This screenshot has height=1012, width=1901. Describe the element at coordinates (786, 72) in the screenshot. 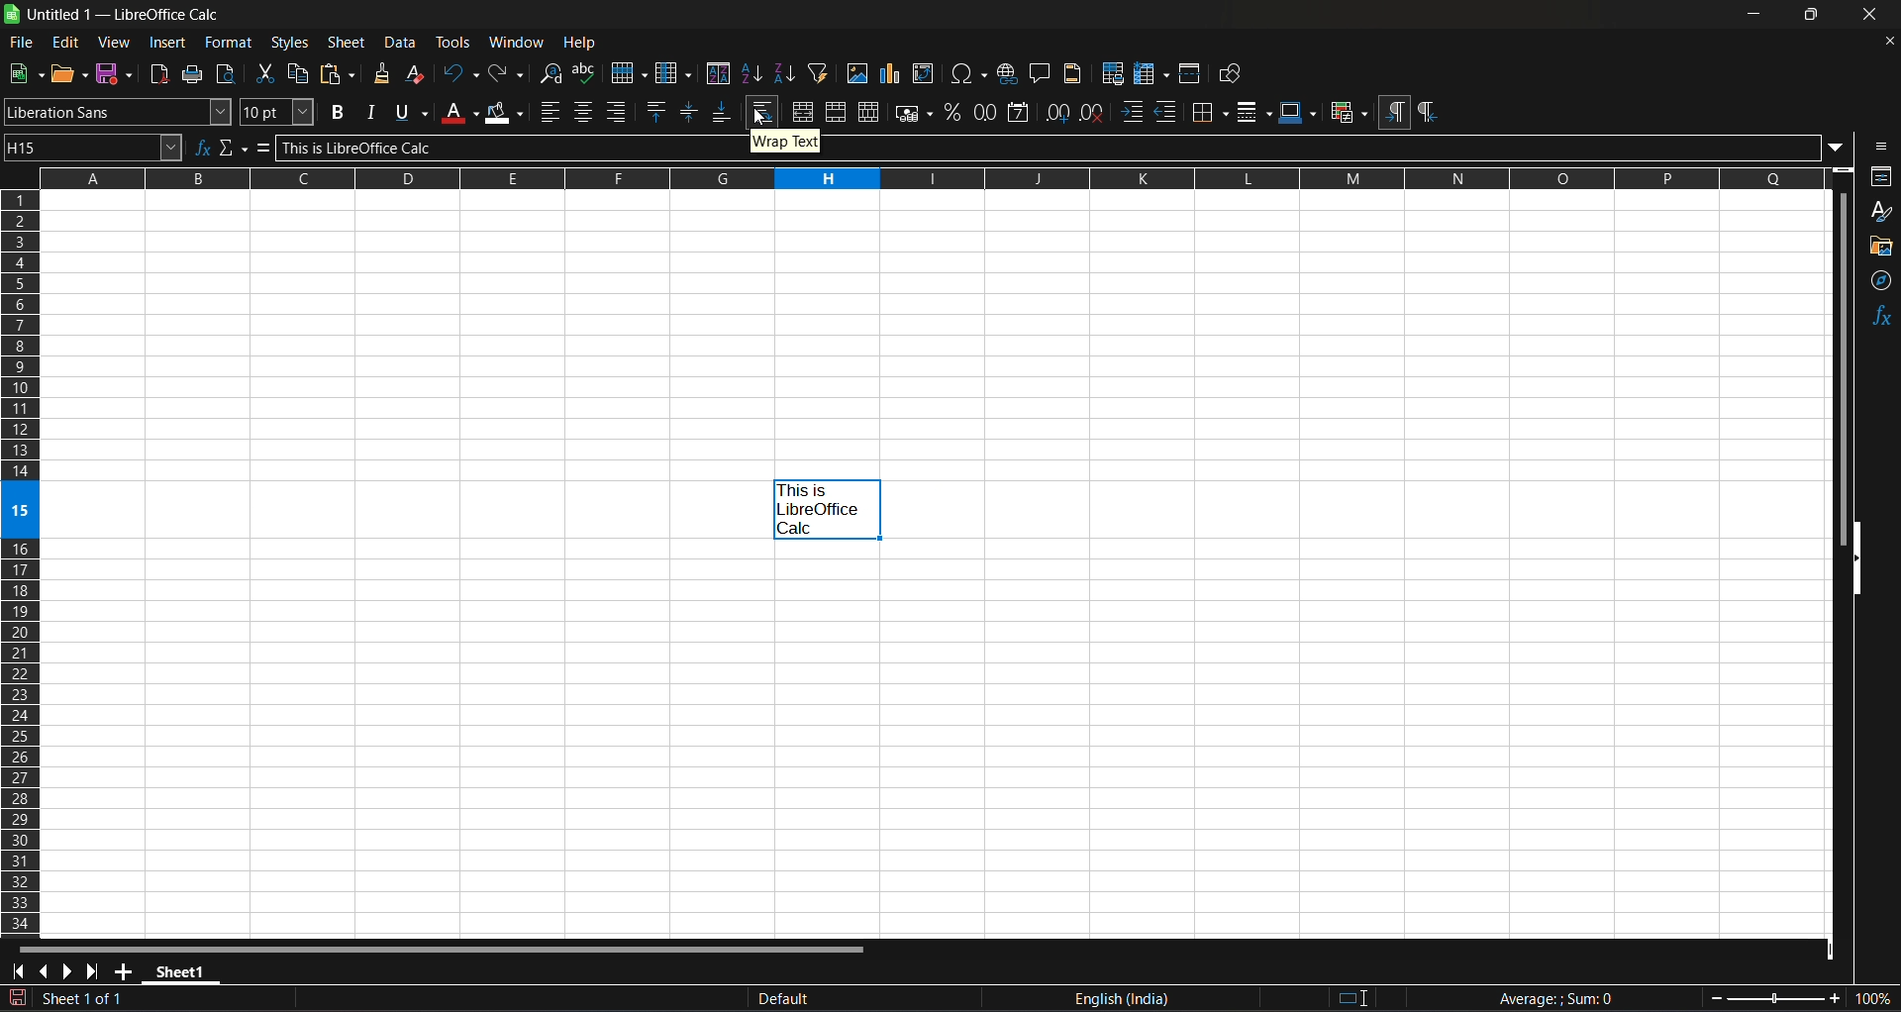

I see `sort descending` at that location.